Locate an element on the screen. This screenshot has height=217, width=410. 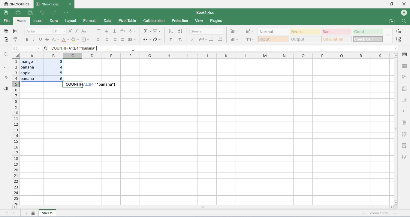
text settings is located at coordinates (403, 123).